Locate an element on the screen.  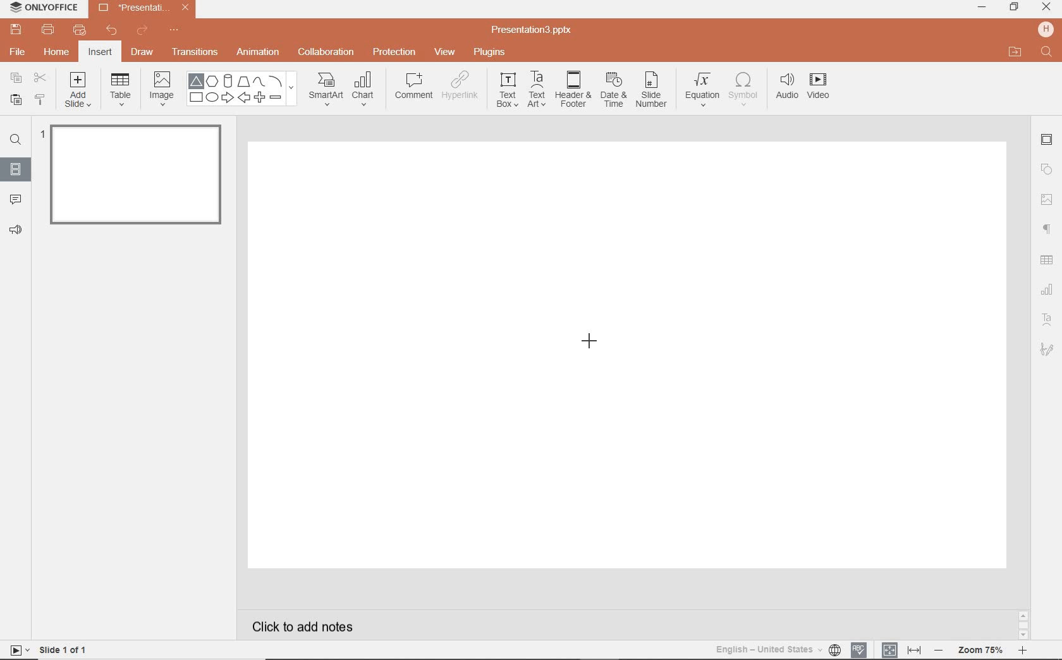
PASTE is located at coordinates (13, 101).